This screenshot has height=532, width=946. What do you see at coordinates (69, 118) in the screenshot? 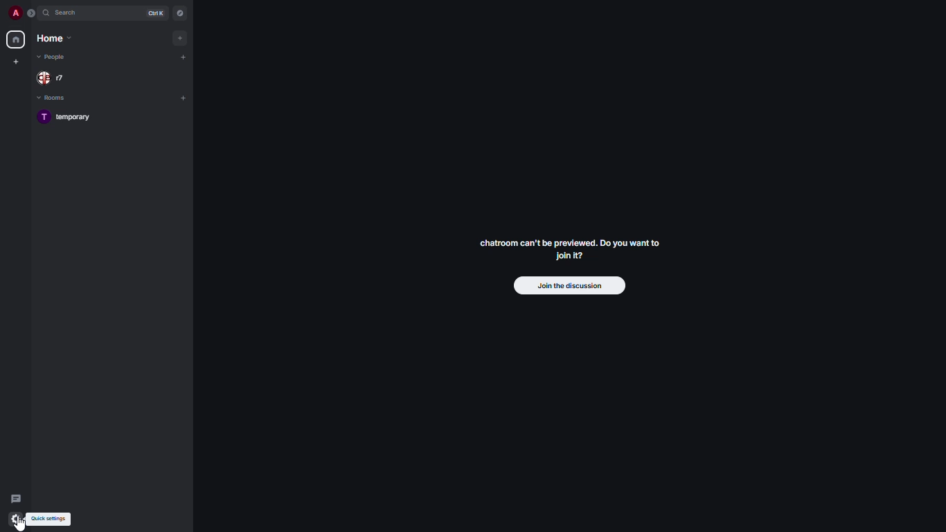
I see `room` at bounding box center [69, 118].